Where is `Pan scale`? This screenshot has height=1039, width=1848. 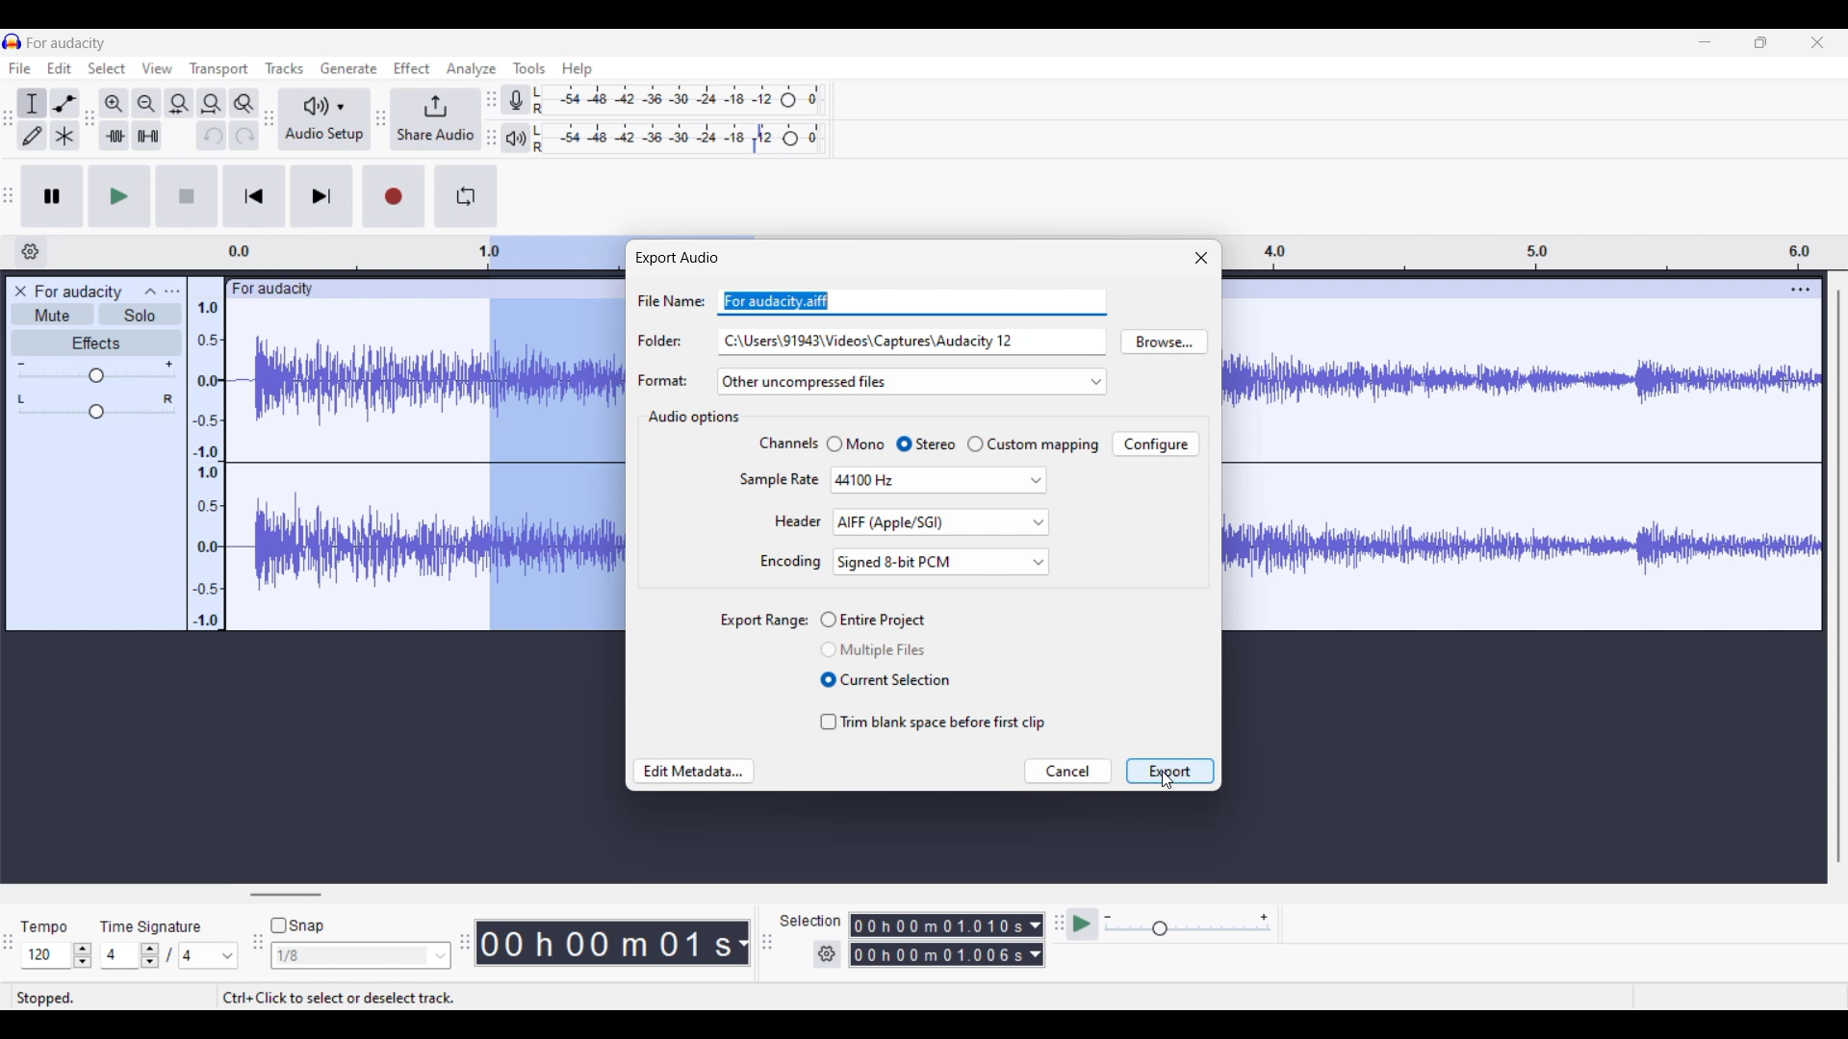 Pan scale is located at coordinates (95, 406).